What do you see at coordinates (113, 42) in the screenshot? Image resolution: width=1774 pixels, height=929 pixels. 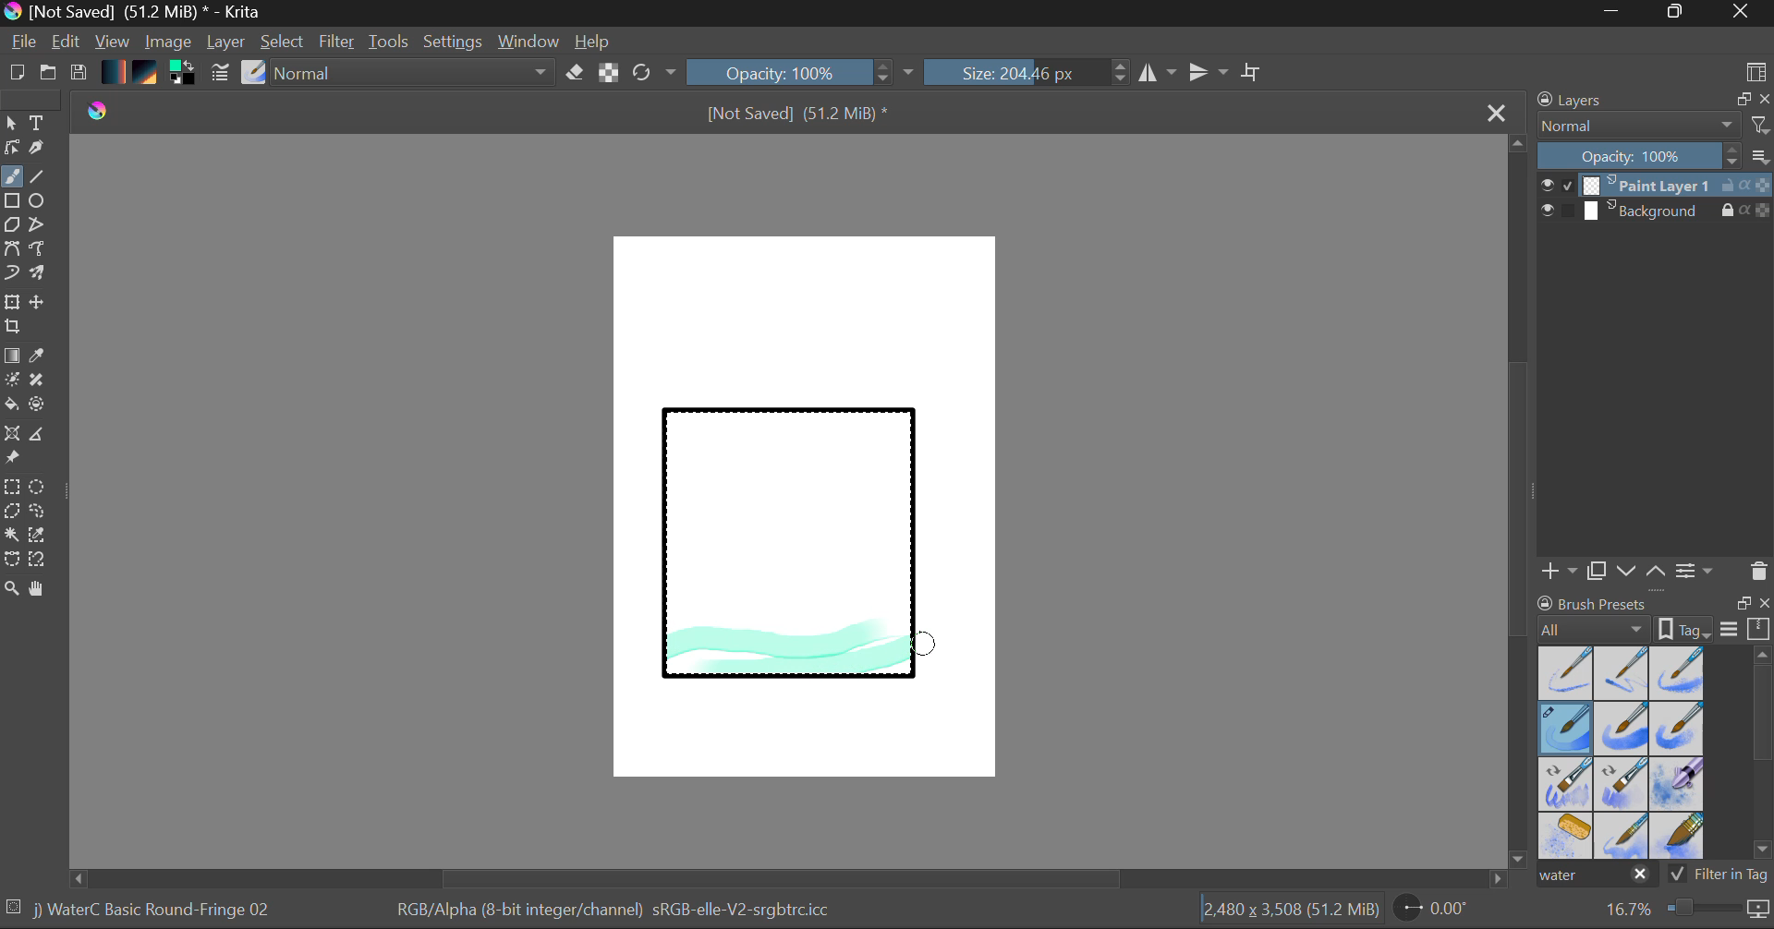 I see `View` at bounding box center [113, 42].